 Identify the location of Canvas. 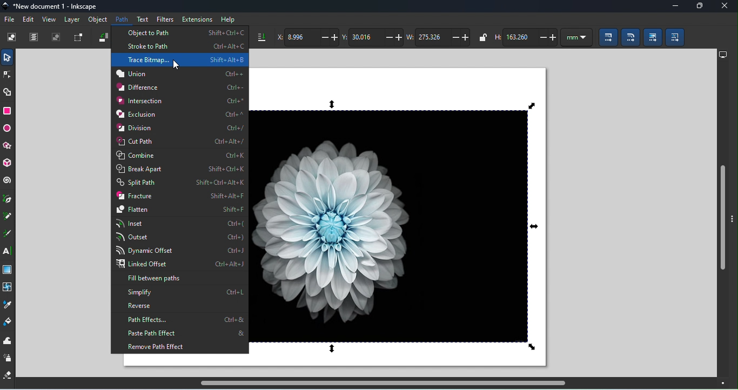
(411, 217).